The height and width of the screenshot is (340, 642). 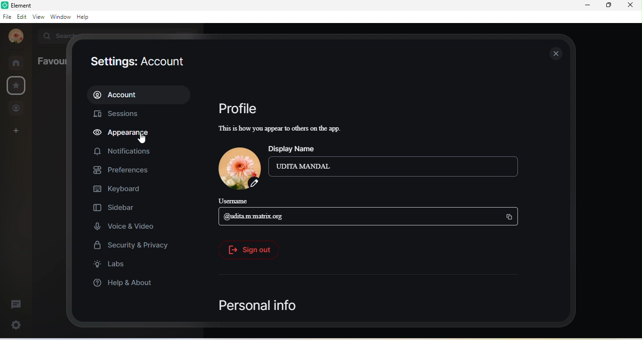 I want to click on voice and video, so click(x=127, y=225).